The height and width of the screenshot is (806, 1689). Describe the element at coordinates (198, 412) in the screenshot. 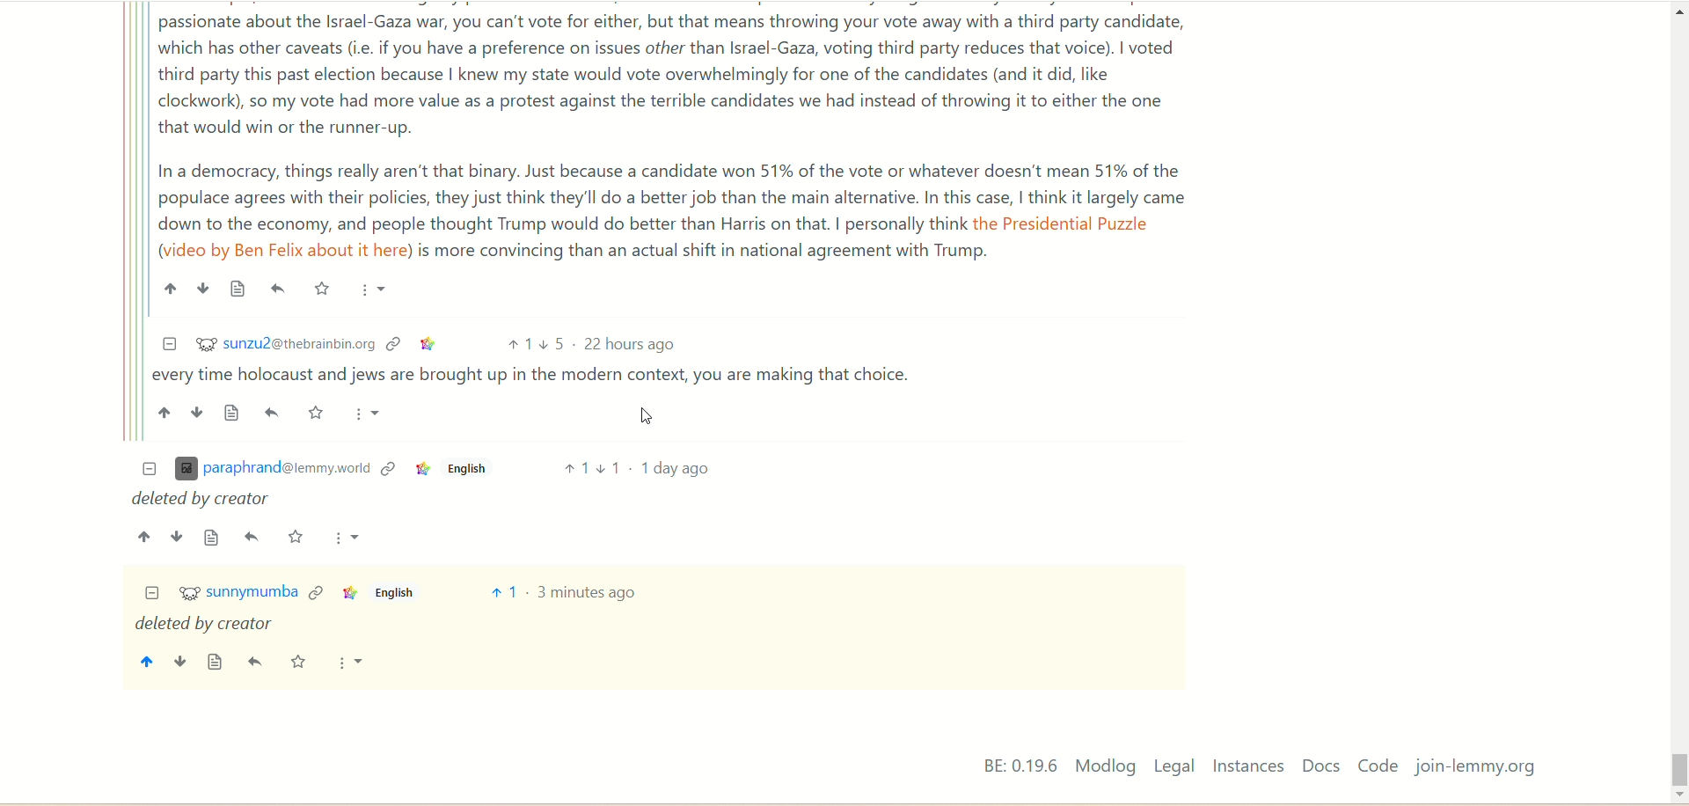

I see `Downvote` at that location.